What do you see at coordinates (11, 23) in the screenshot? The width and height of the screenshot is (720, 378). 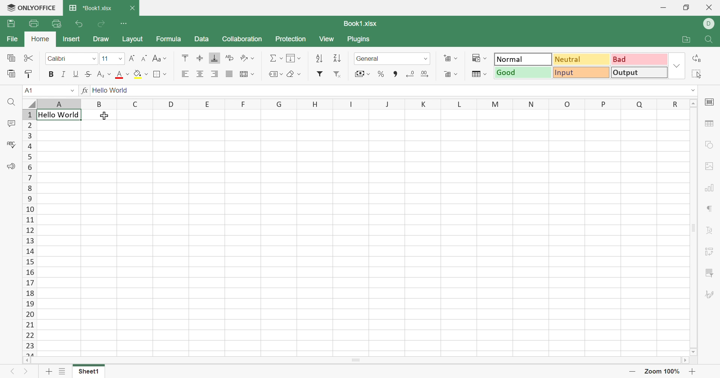 I see `Save` at bounding box center [11, 23].